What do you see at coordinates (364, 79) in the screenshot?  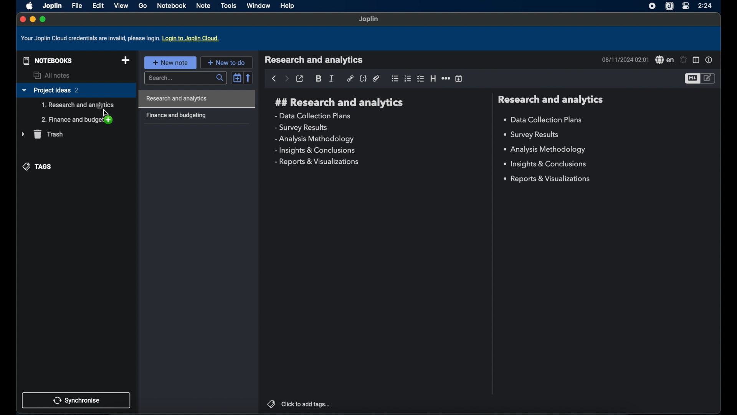 I see `code` at bounding box center [364, 79].